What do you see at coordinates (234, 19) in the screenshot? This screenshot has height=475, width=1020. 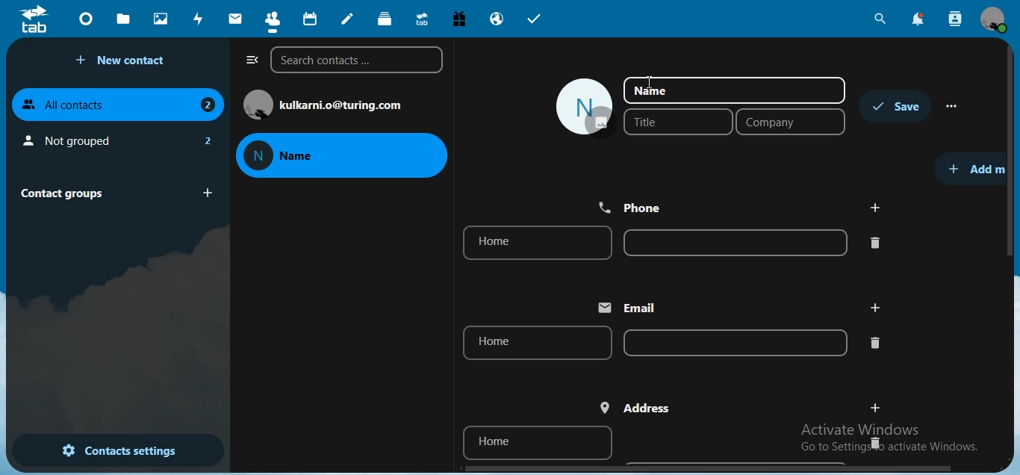 I see `mail` at bounding box center [234, 19].